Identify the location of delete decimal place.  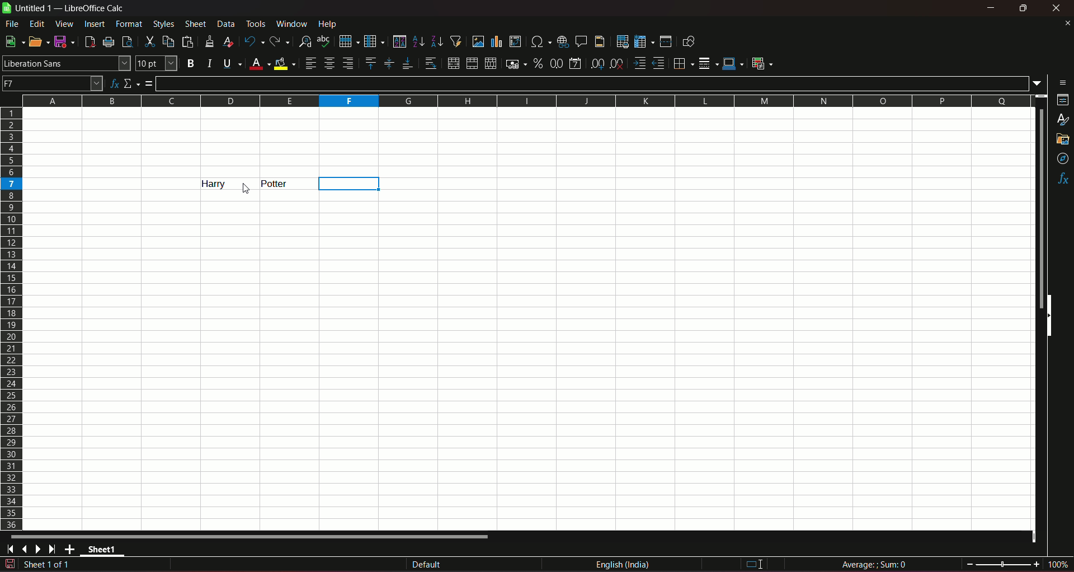
(616, 64).